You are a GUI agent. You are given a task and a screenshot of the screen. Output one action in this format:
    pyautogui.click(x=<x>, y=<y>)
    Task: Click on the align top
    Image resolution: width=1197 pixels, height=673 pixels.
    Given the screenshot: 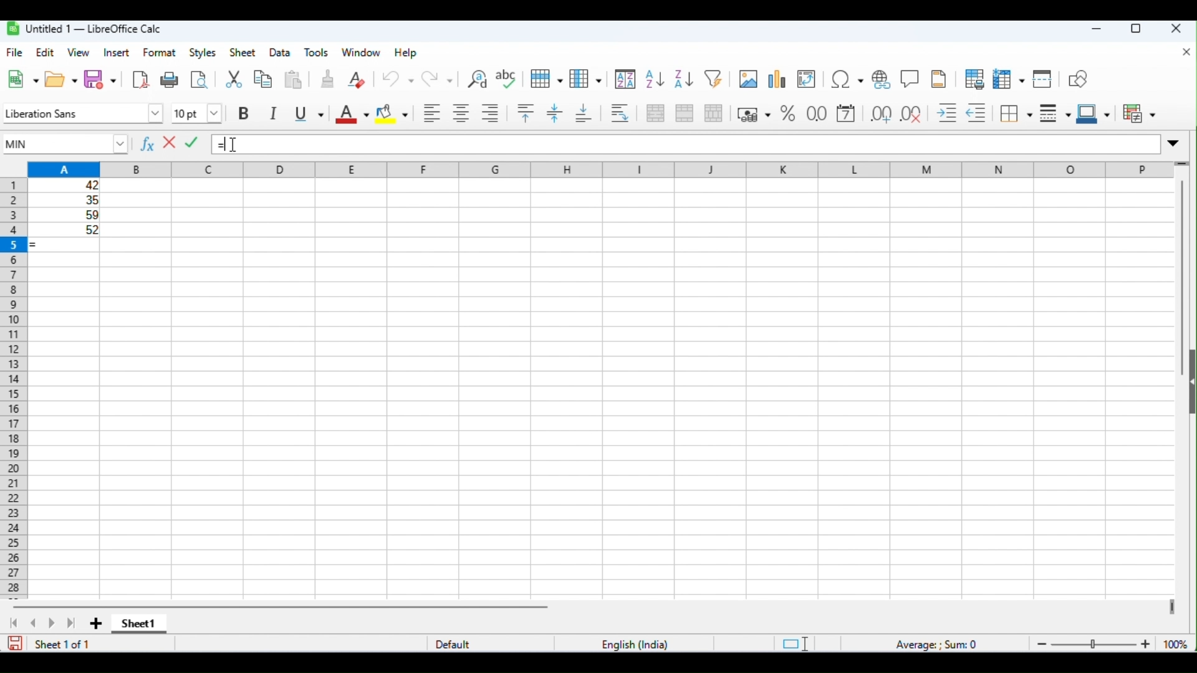 What is the action you would take?
    pyautogui.click(x=527, y=113)
    